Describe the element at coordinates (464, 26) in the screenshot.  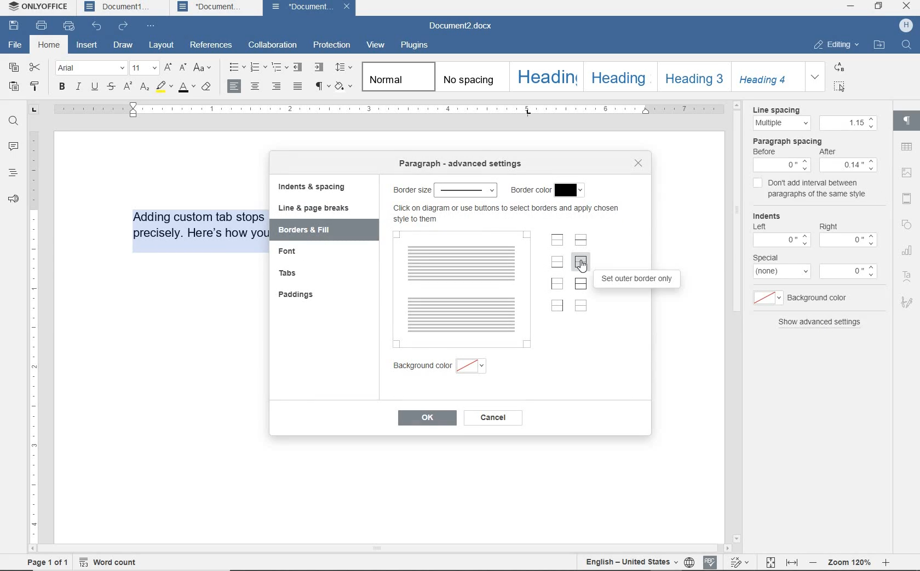
I see `document name` at that location.